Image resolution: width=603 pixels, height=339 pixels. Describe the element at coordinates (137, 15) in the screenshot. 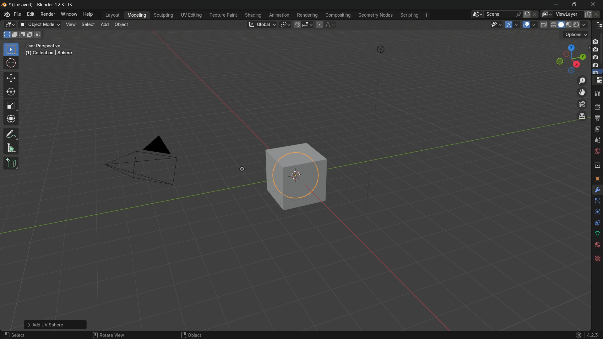

I see `modeling menu` at that location.